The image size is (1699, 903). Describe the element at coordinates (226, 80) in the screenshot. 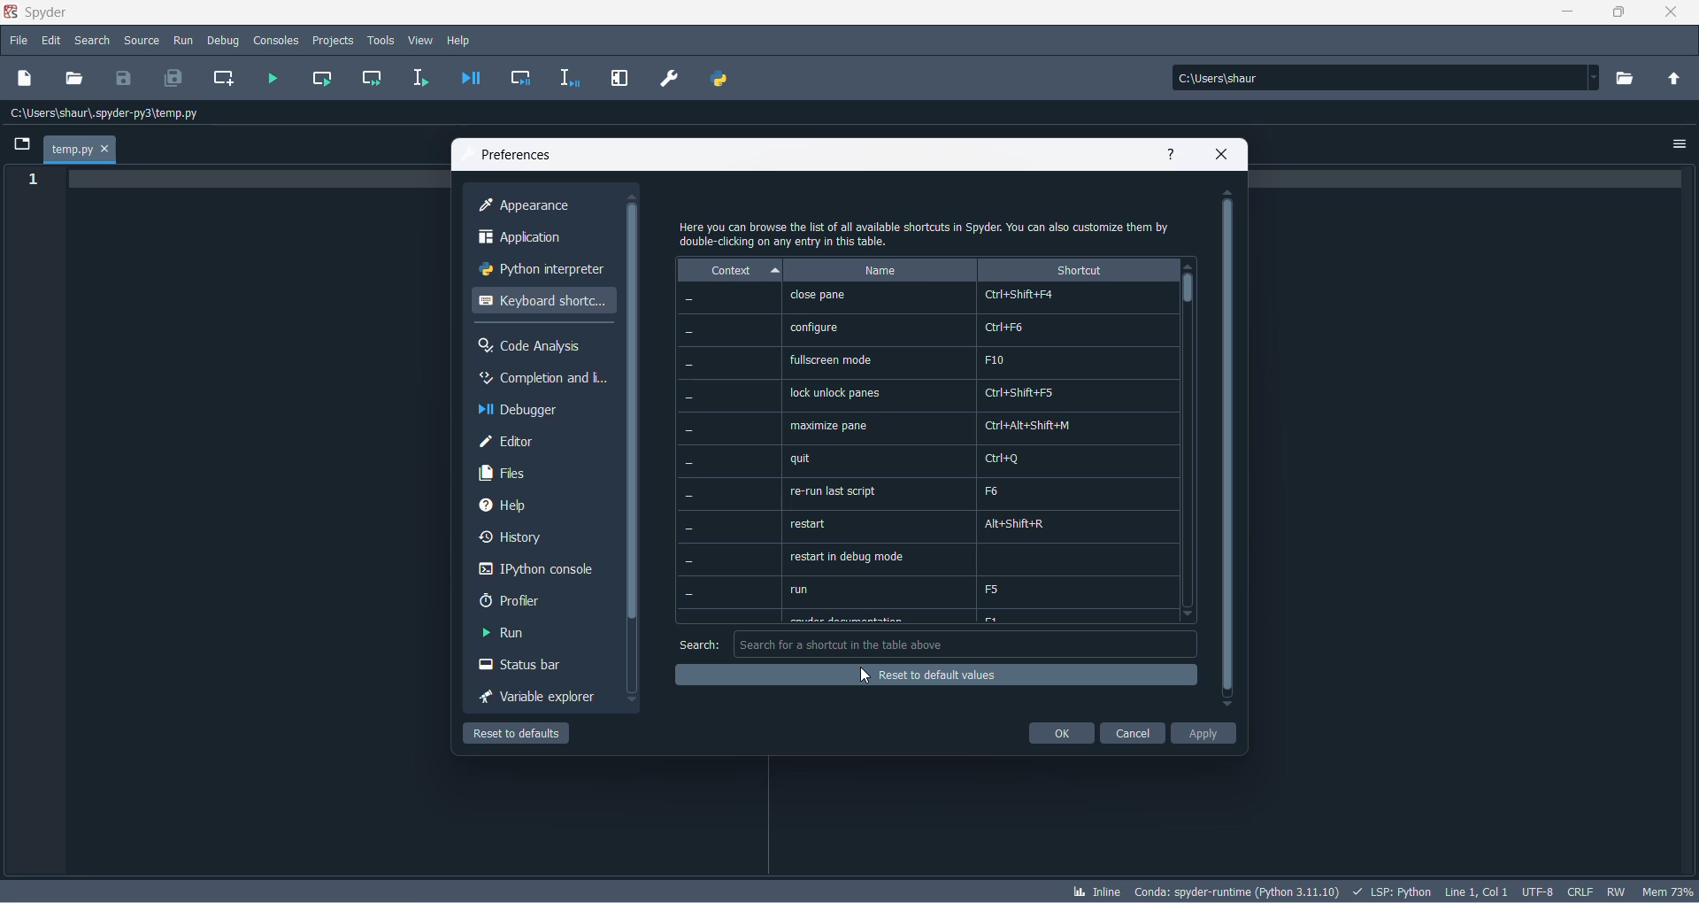

I see `create new cell` at that location.